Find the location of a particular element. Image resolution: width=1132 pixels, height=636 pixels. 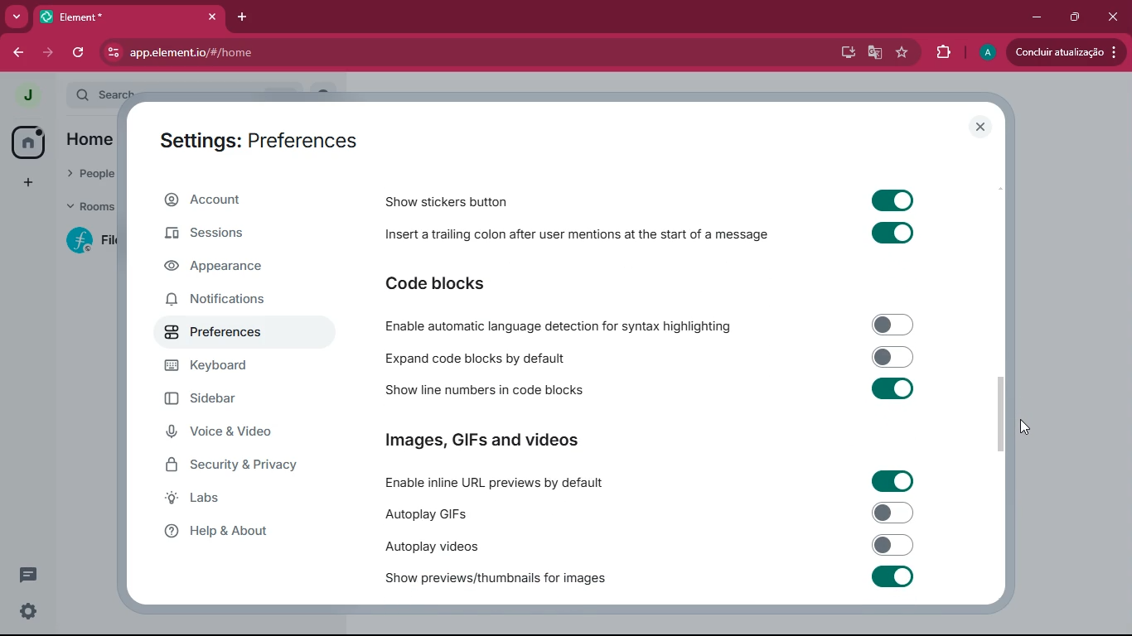

code blocks is located at coordinates (477, 358).